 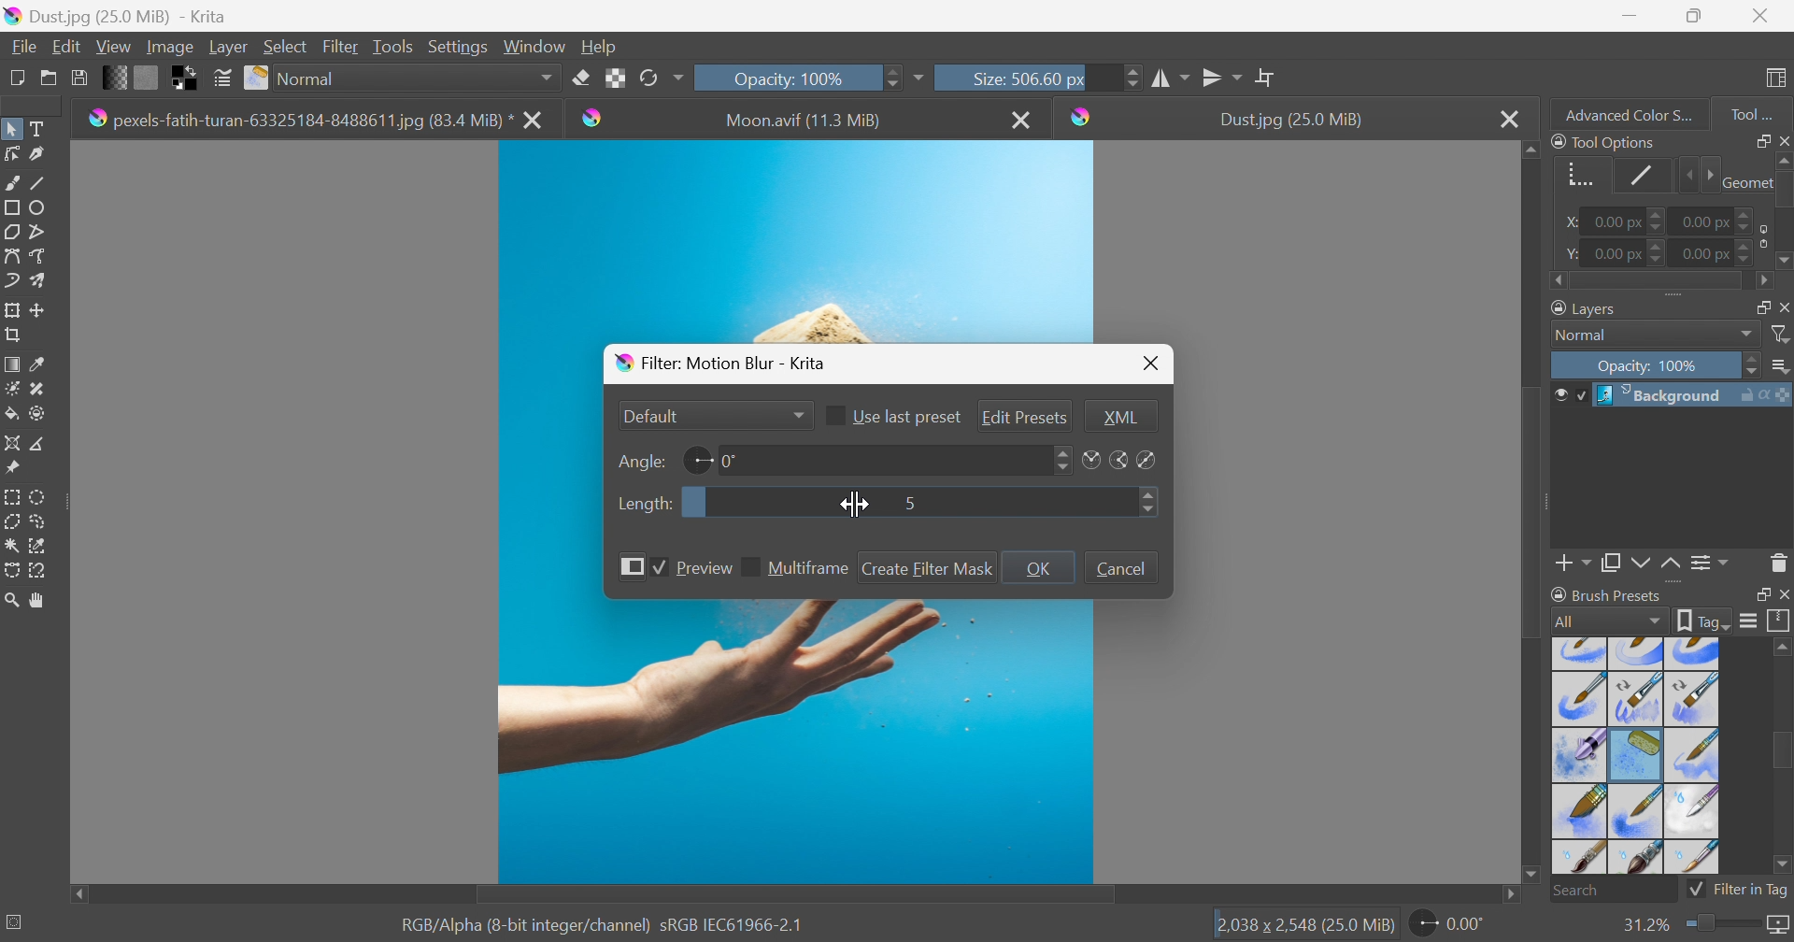 What do you see at coordinates (418, 78) in the screenshot?
I see `Normal` at bounding box center [418, 78].